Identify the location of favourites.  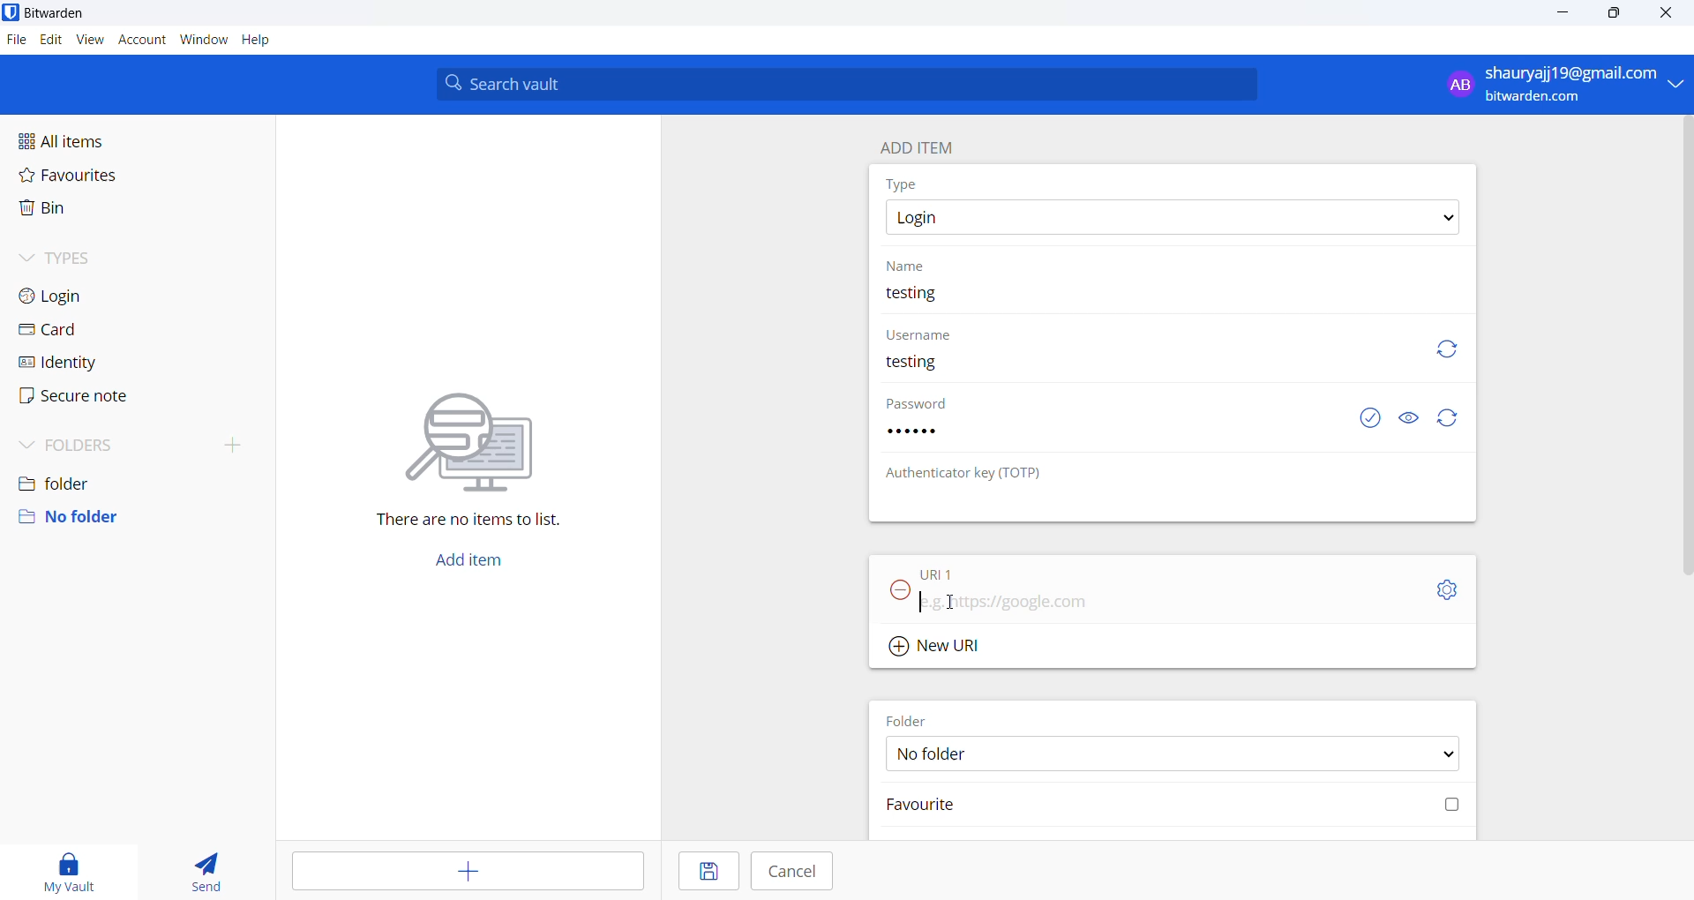
(100, 175).